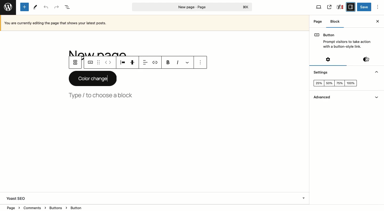 This screenshot has height=211, width=384. I want to click on Drag, so click(98, 63).